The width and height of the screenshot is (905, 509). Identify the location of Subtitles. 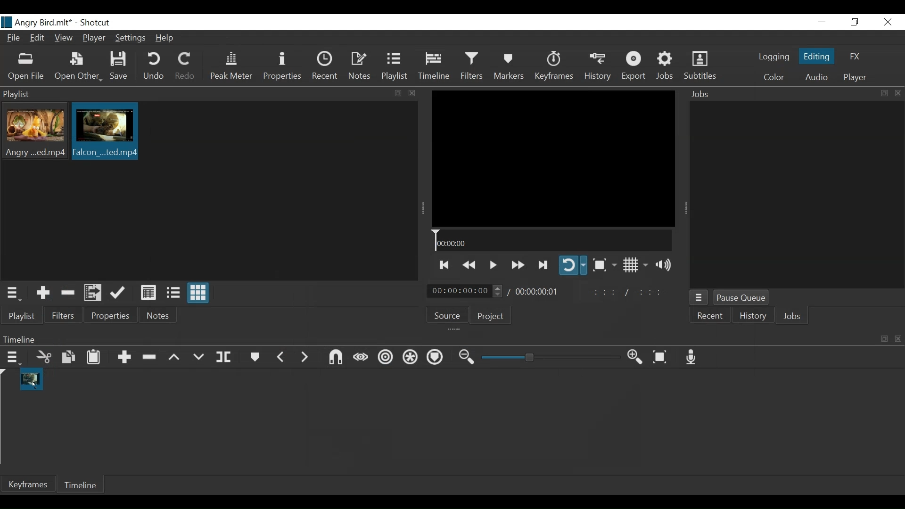
(700, 66).